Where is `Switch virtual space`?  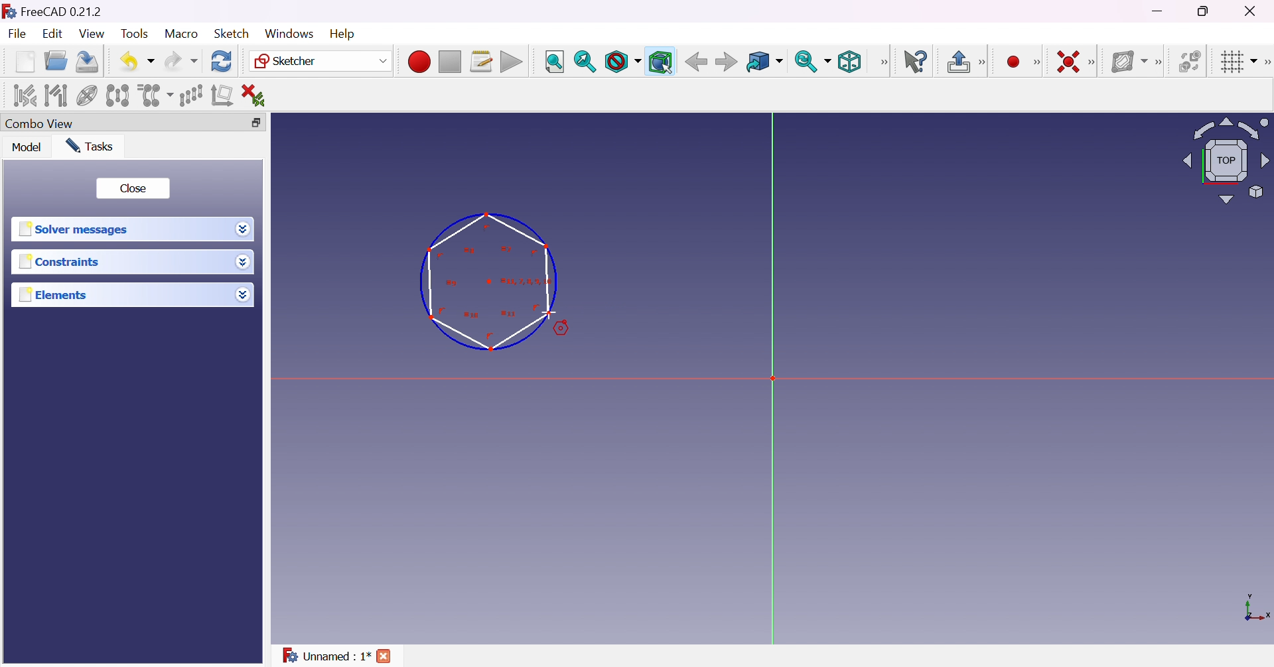
Switch virtual space is located at coordinates (1188, 61).